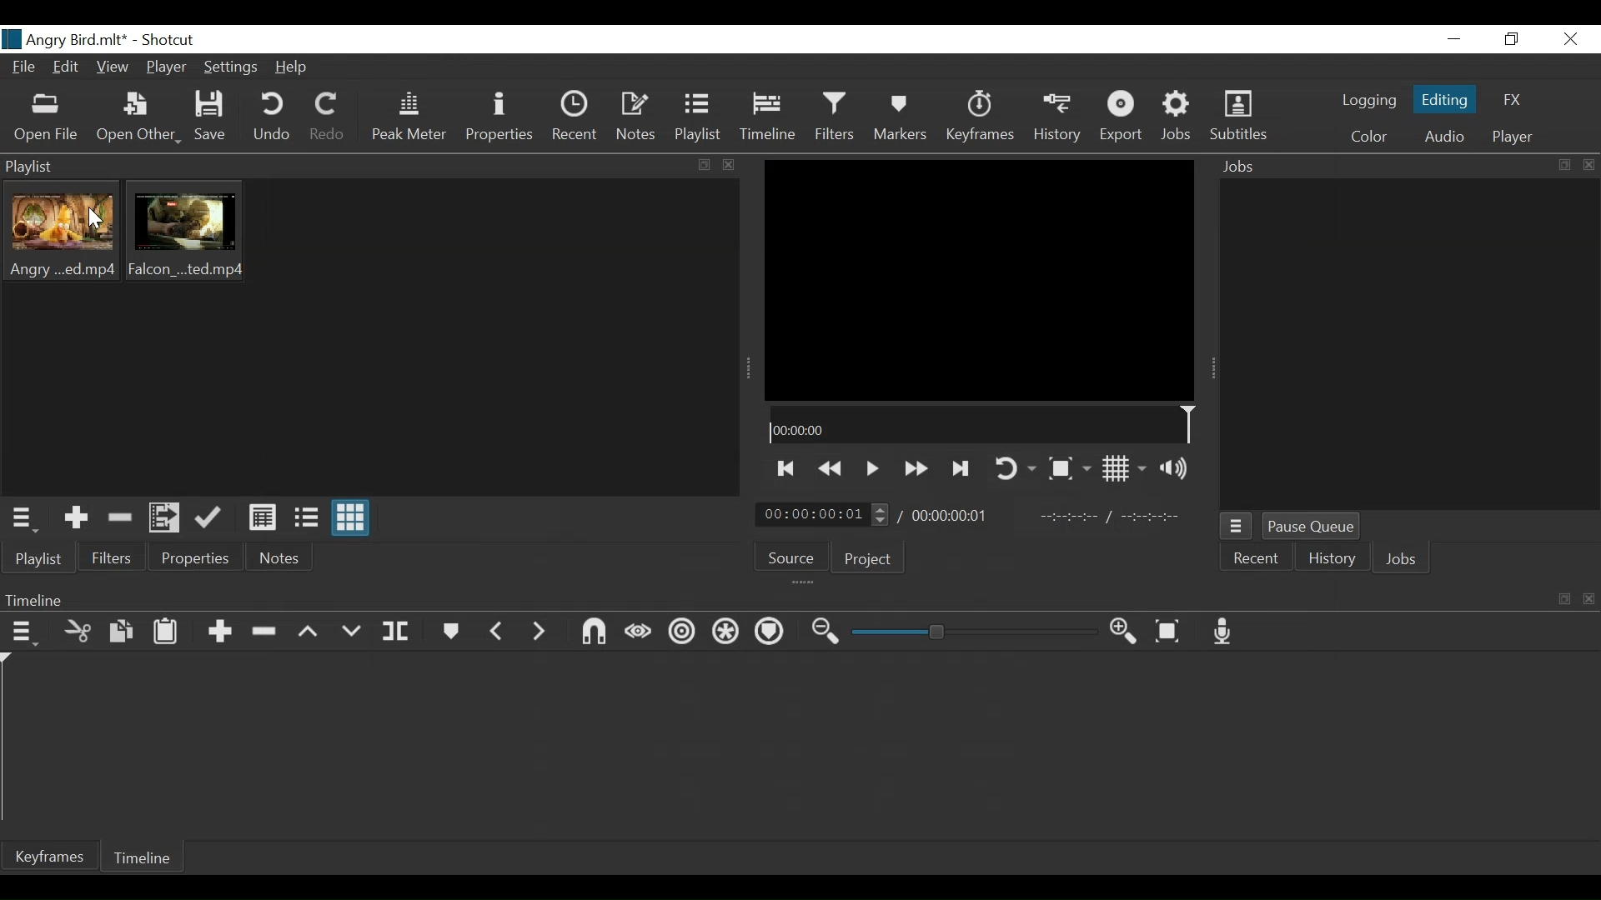  What do you see at coordinates (1409, 347) in the screenshot?
I see `Jobs Panel` at bounding box center [1409, 347].